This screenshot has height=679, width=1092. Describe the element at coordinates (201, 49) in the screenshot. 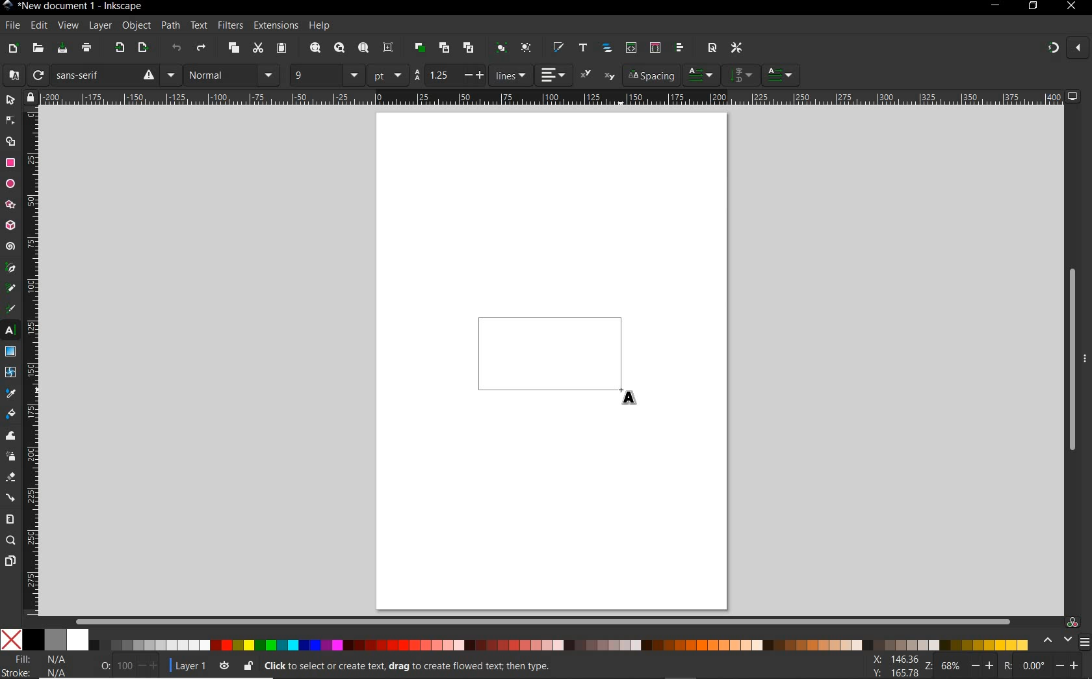

I see `redo` at that location.